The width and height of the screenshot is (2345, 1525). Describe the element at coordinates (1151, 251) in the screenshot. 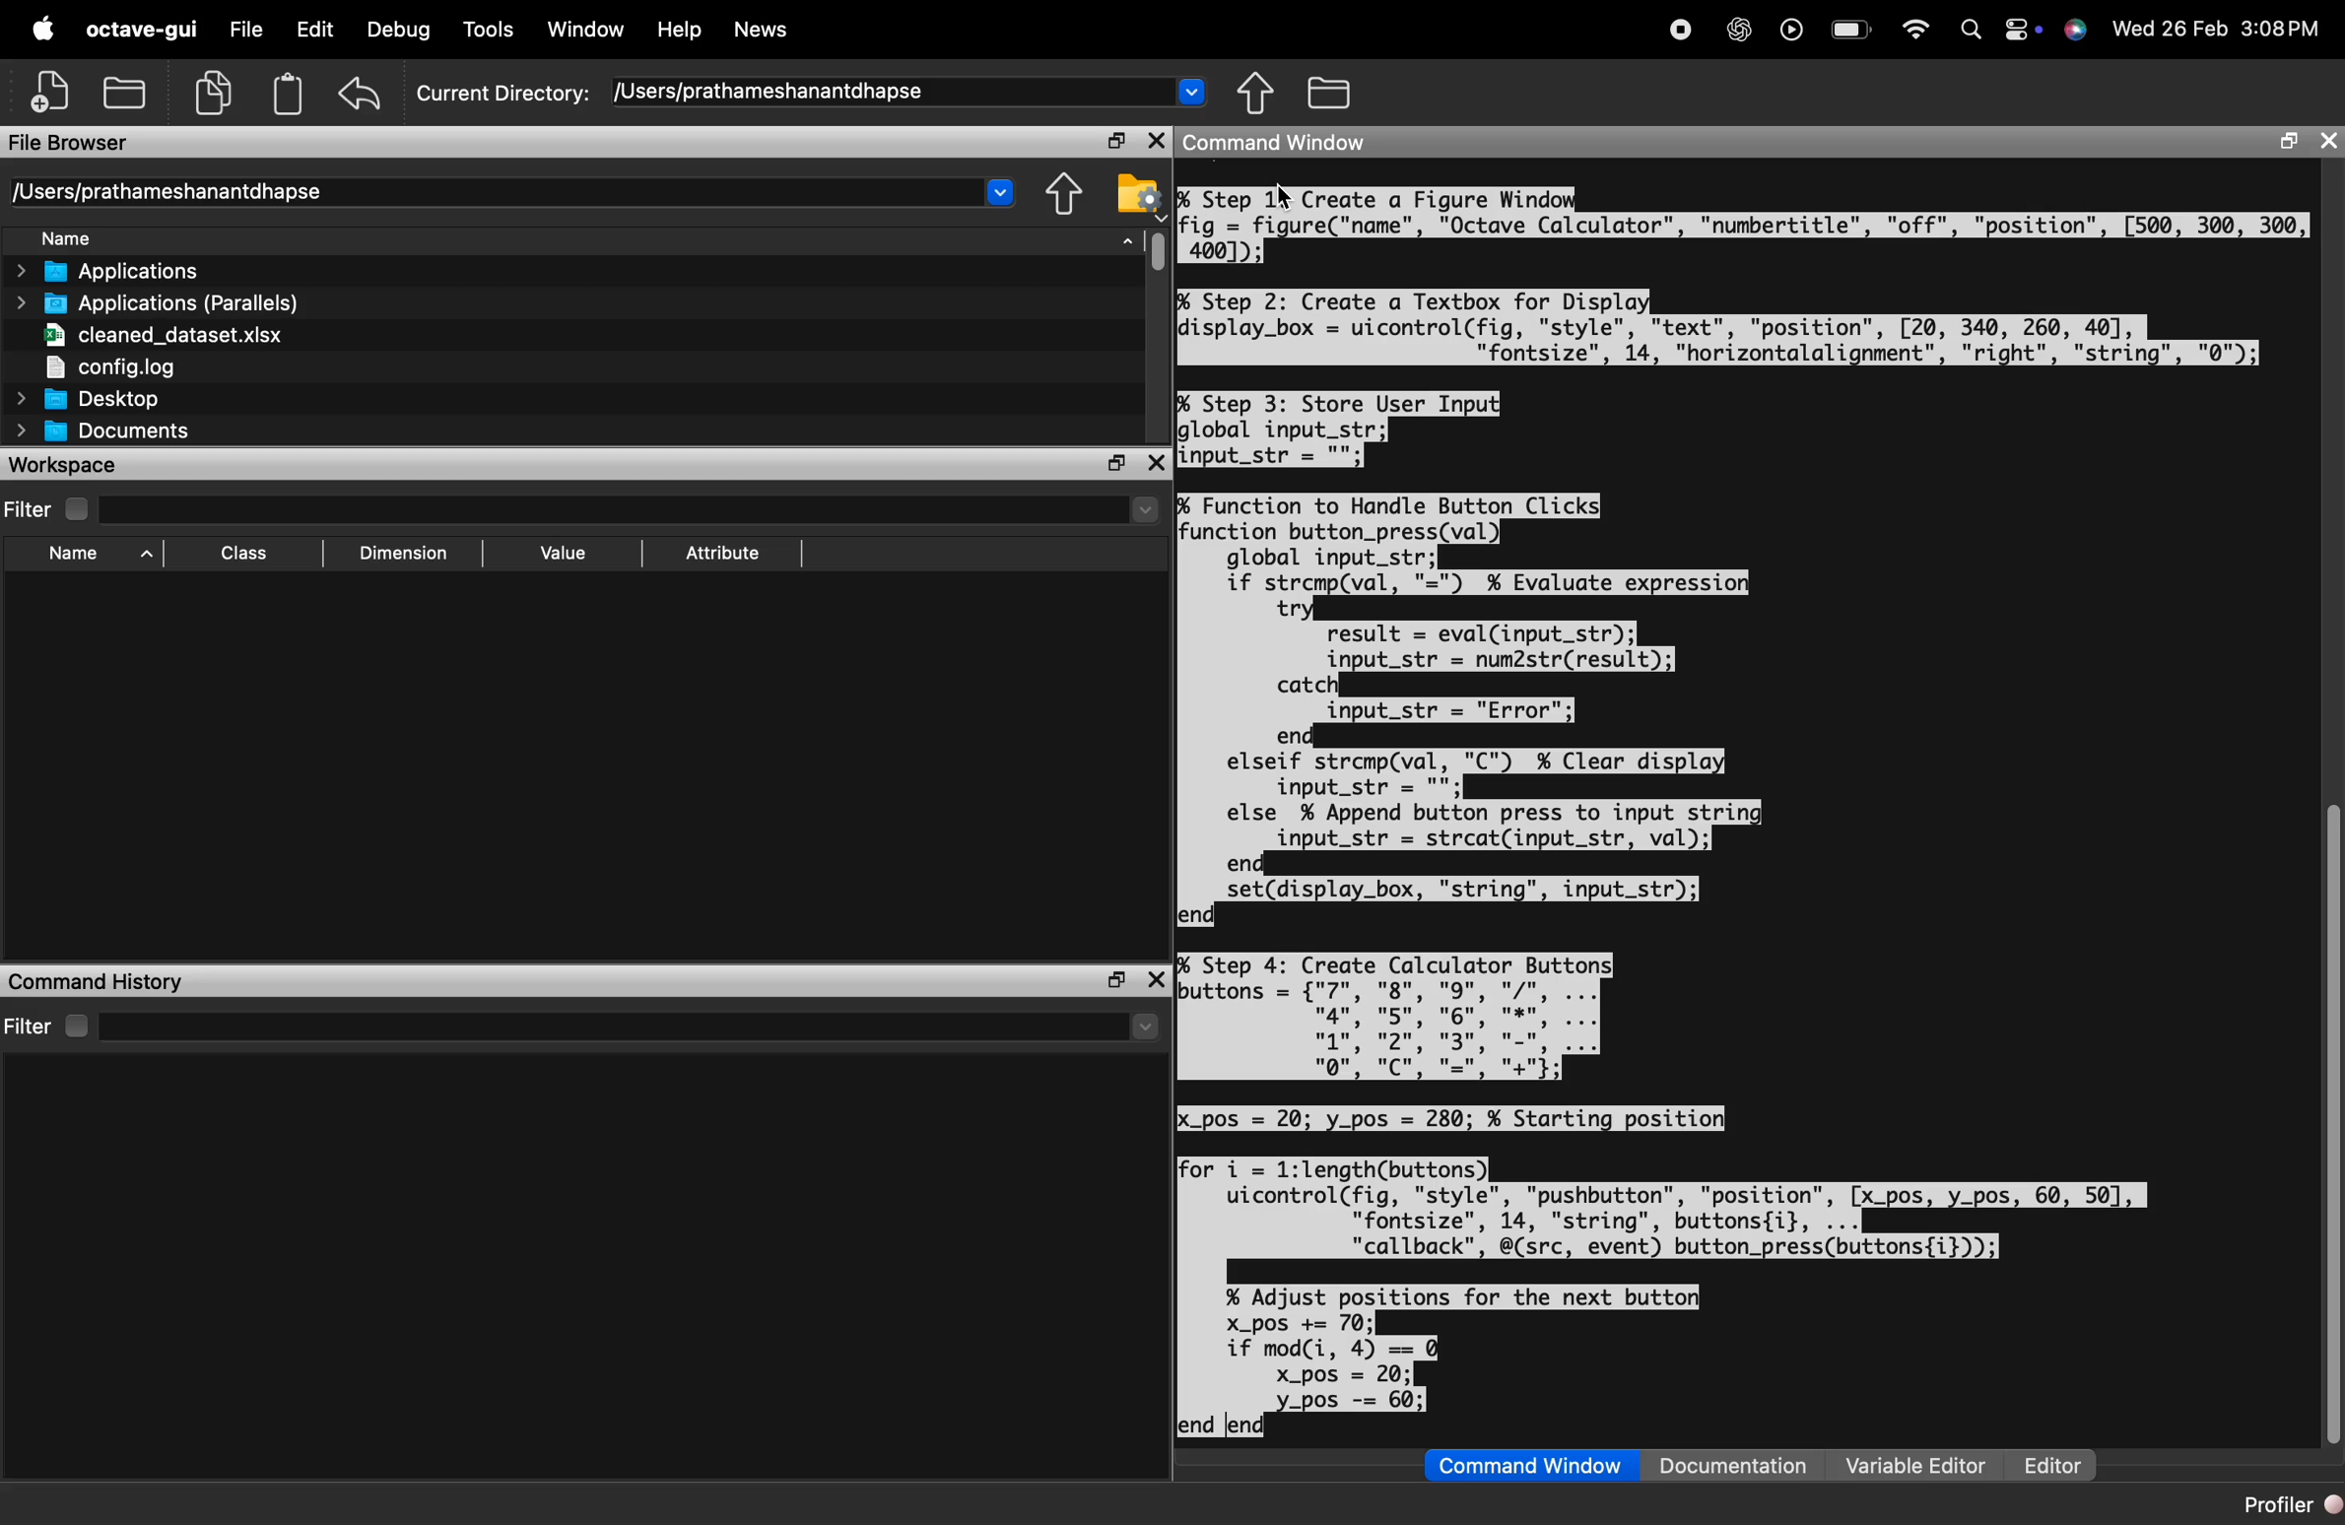

I see `vertical scrollbar` at that location.